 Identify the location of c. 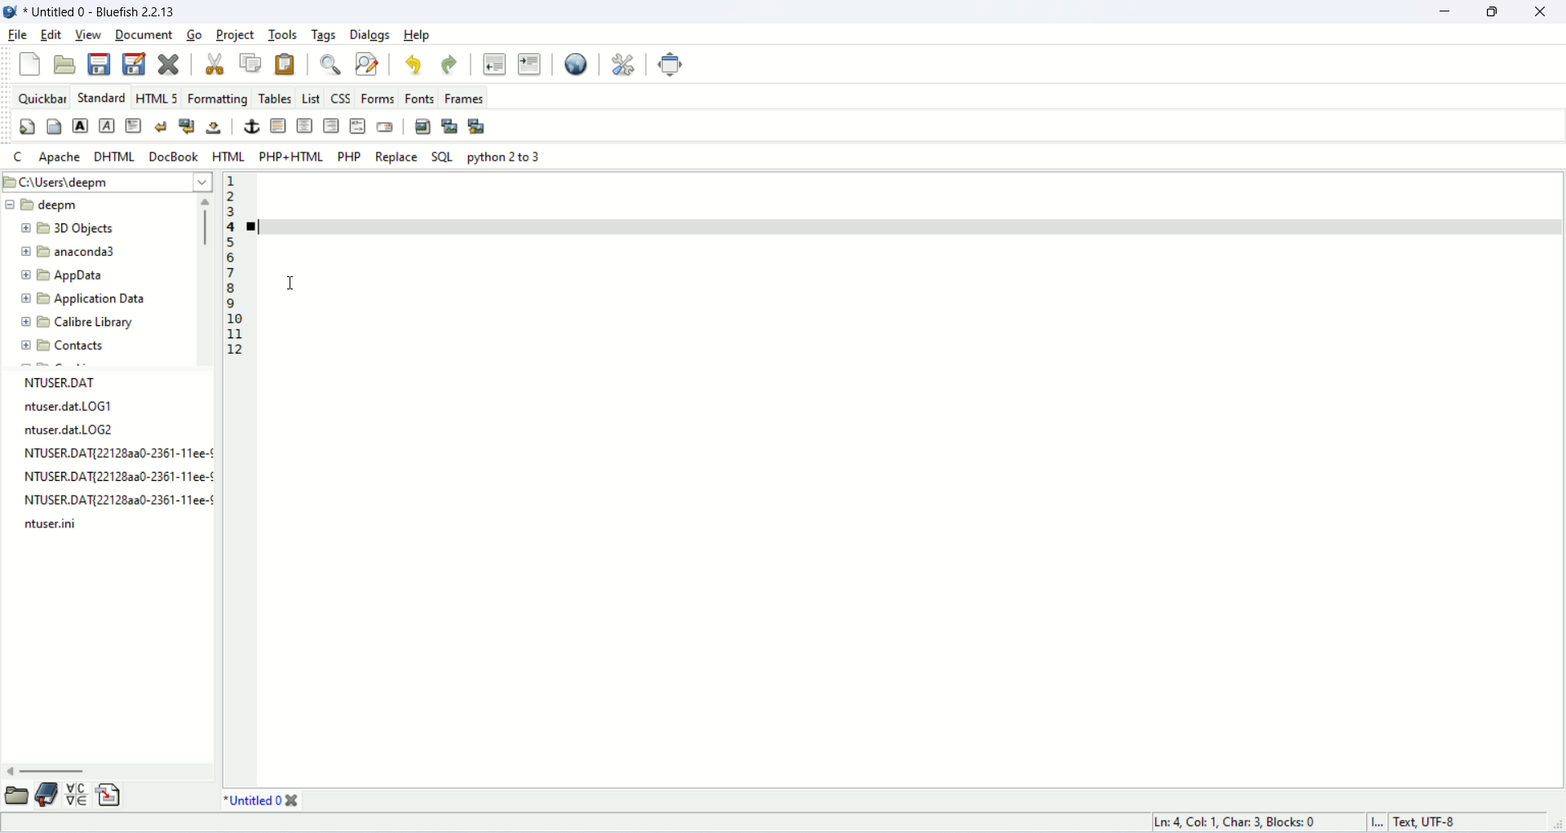
(15, 155).